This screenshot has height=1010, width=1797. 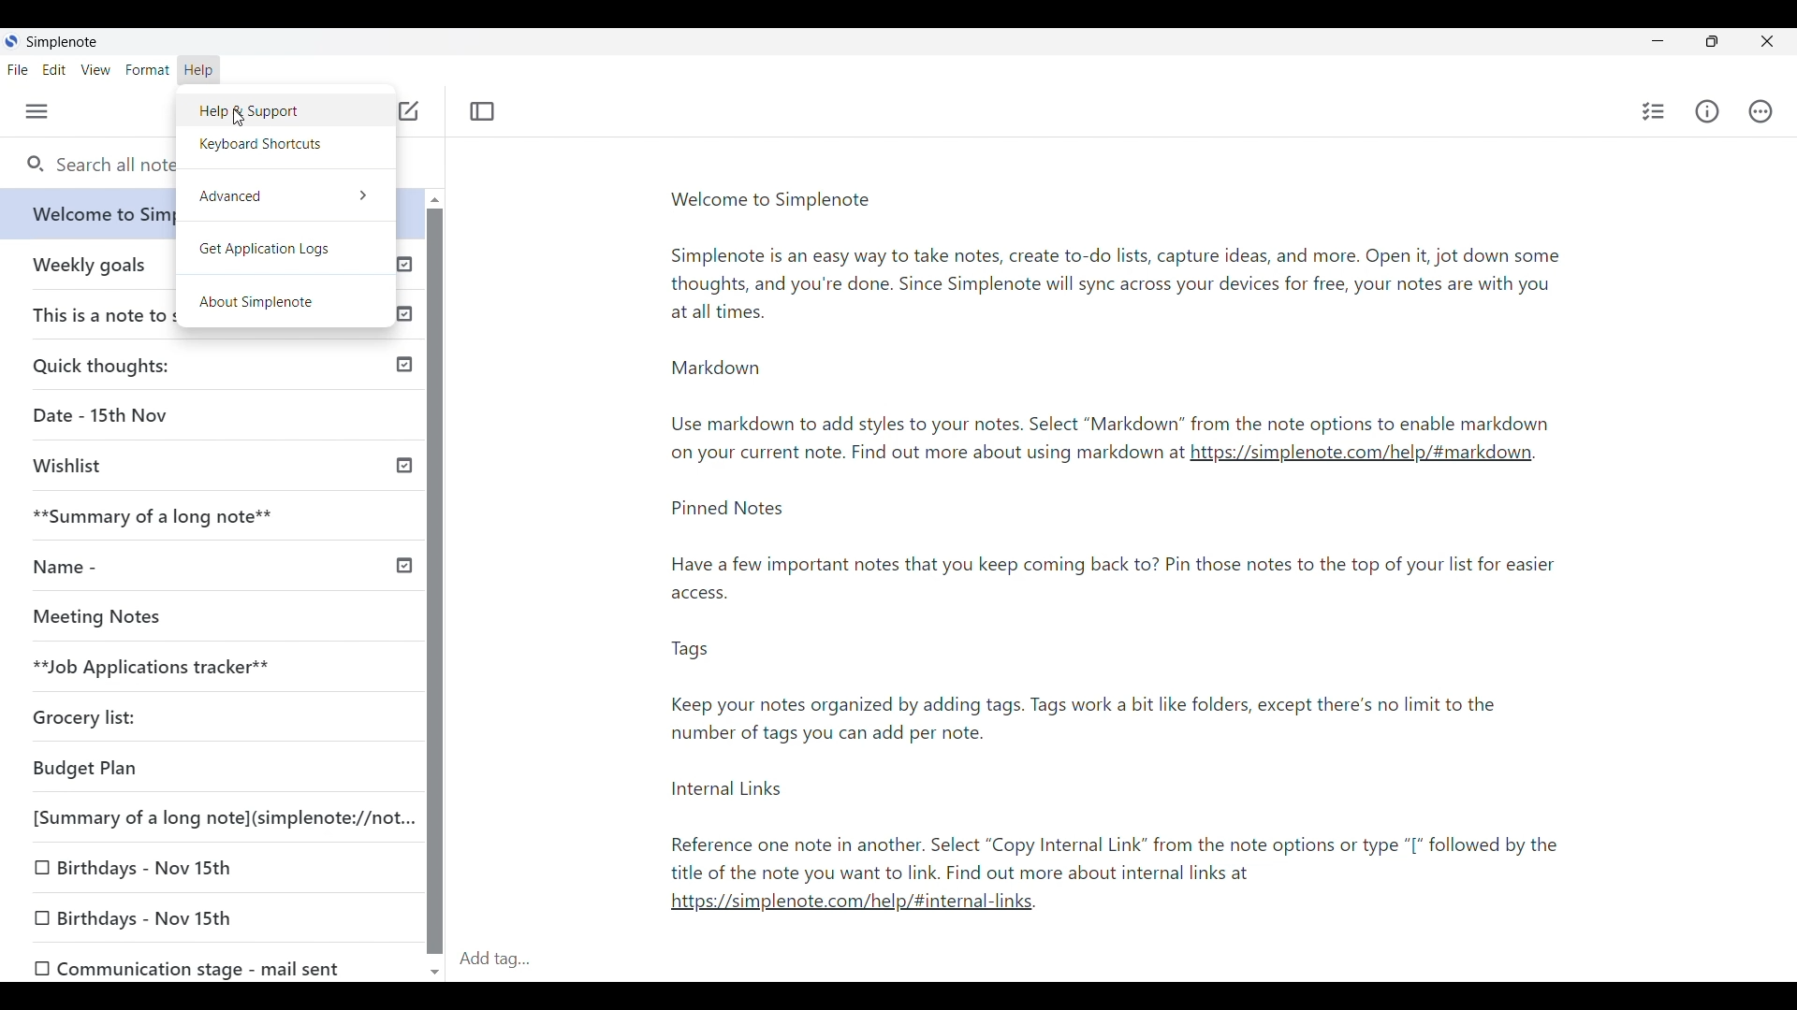 What do you see at coordinates (401, 568) in the screenshot?
I see `` at bounding box center [401, 568].